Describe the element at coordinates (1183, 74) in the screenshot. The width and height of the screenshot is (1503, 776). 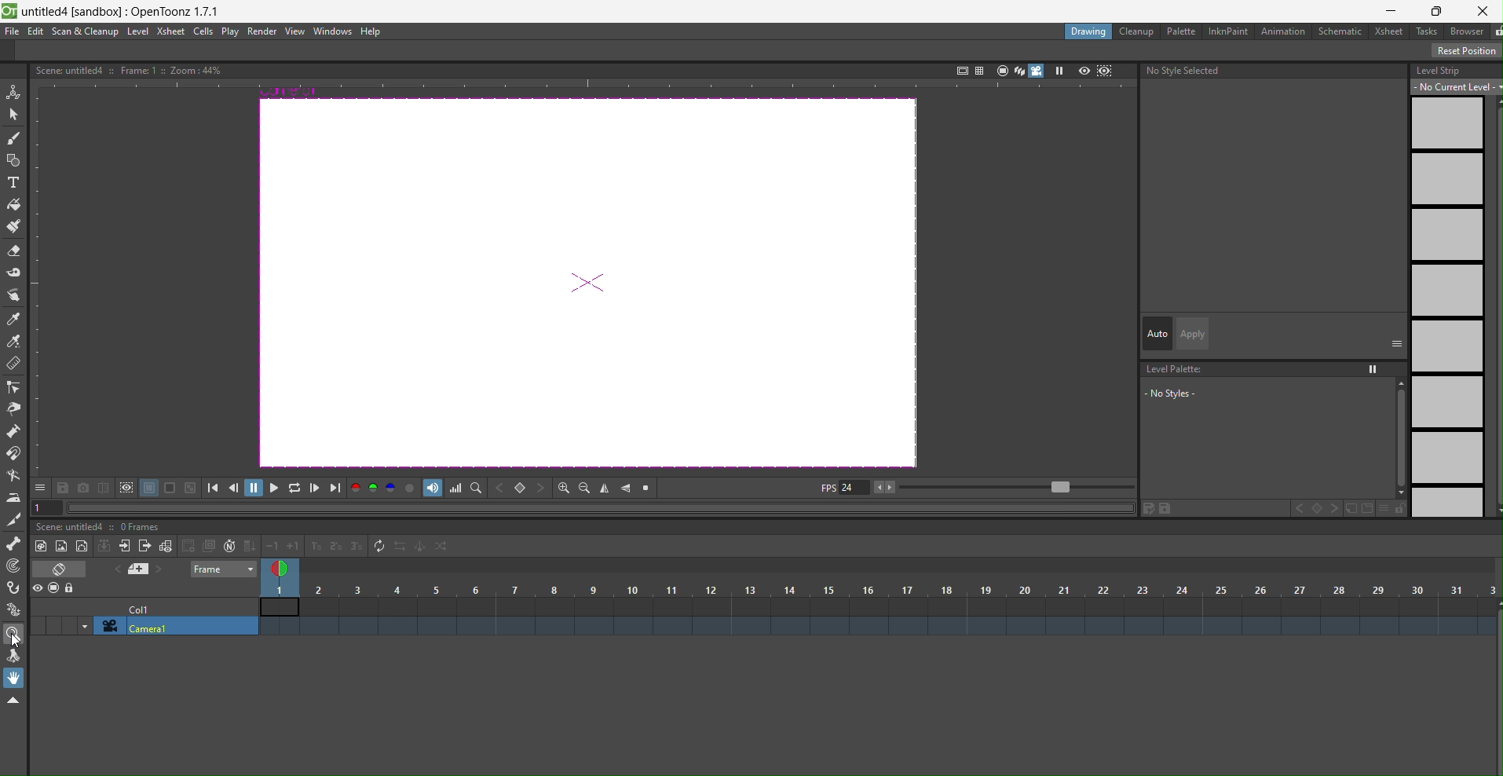
I see `no style selected` at that location.